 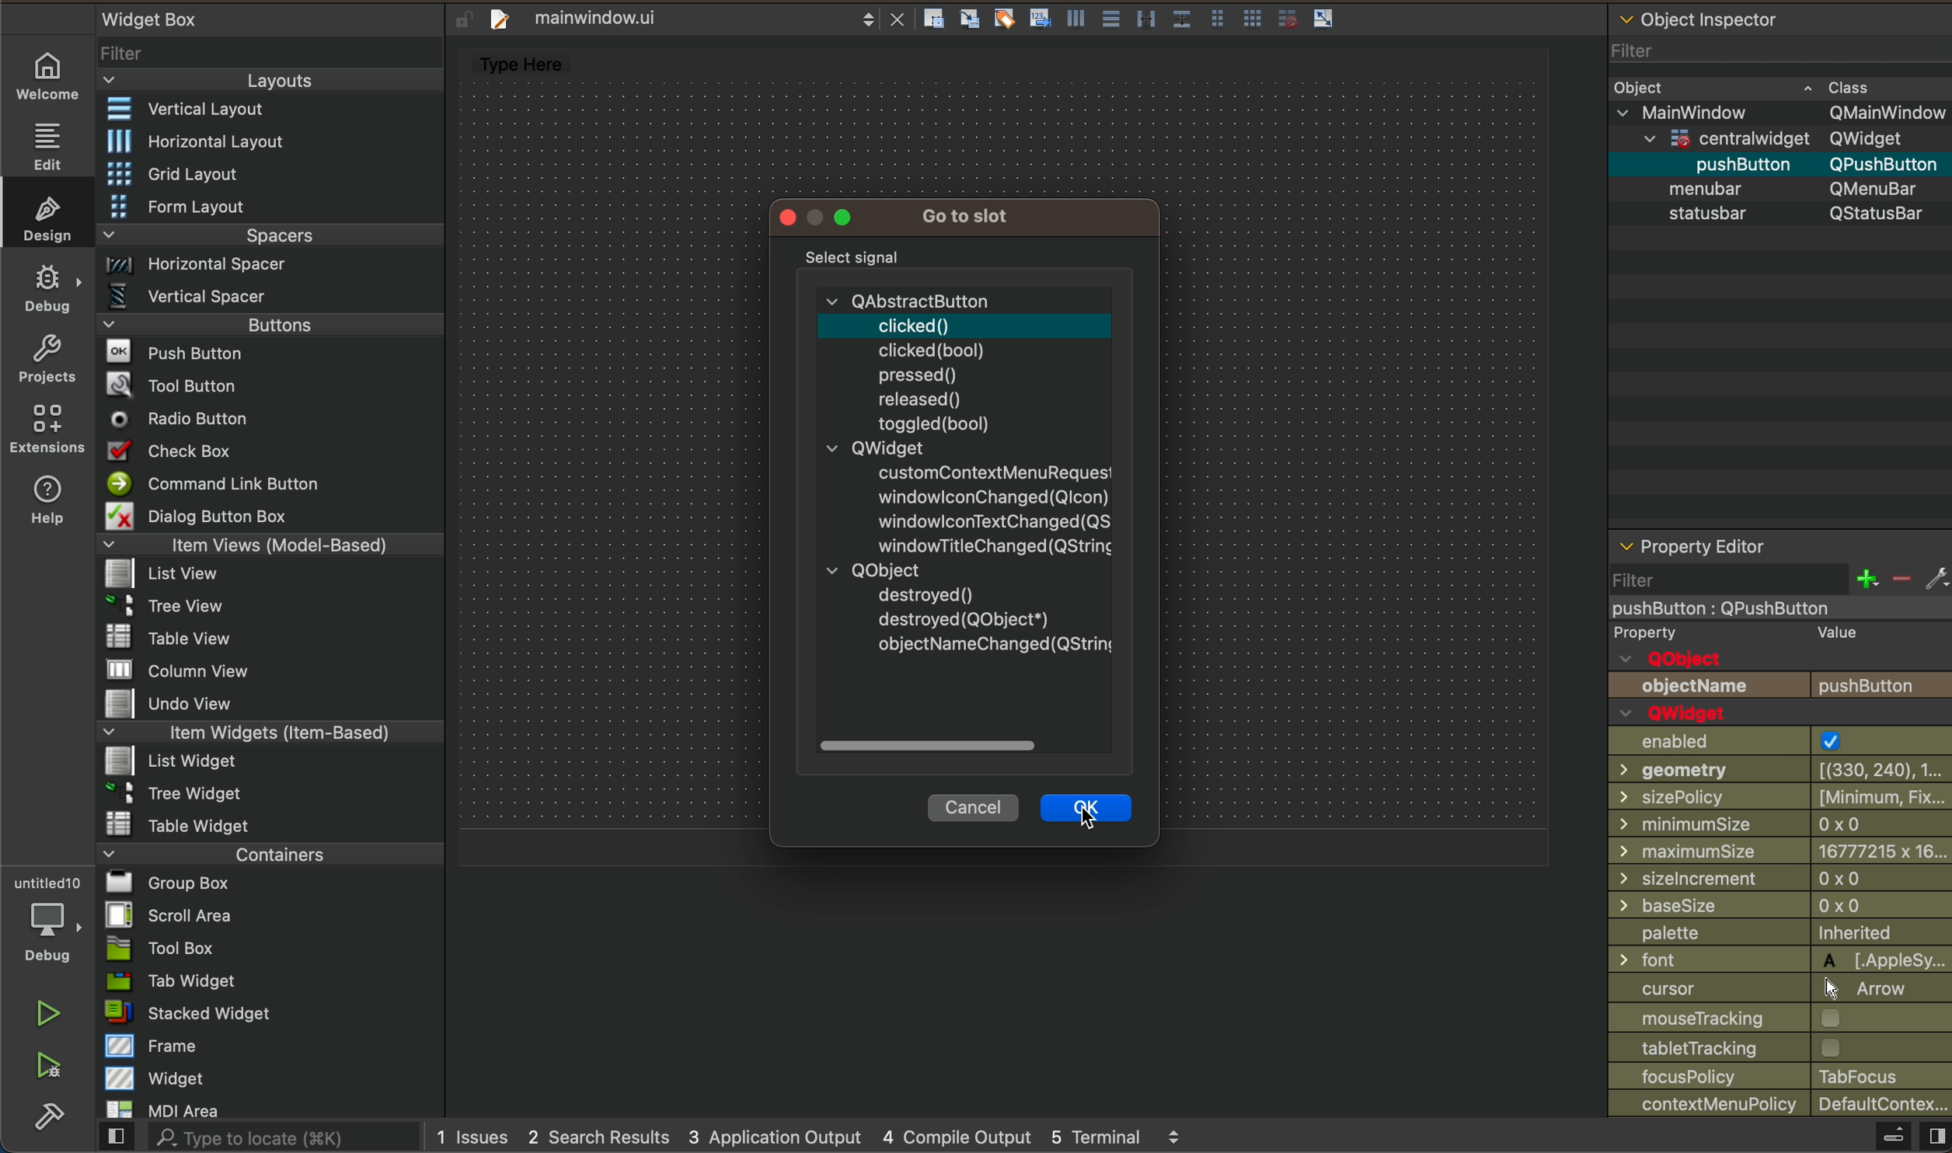 I want to click on containers, so click(x=267, y=856).